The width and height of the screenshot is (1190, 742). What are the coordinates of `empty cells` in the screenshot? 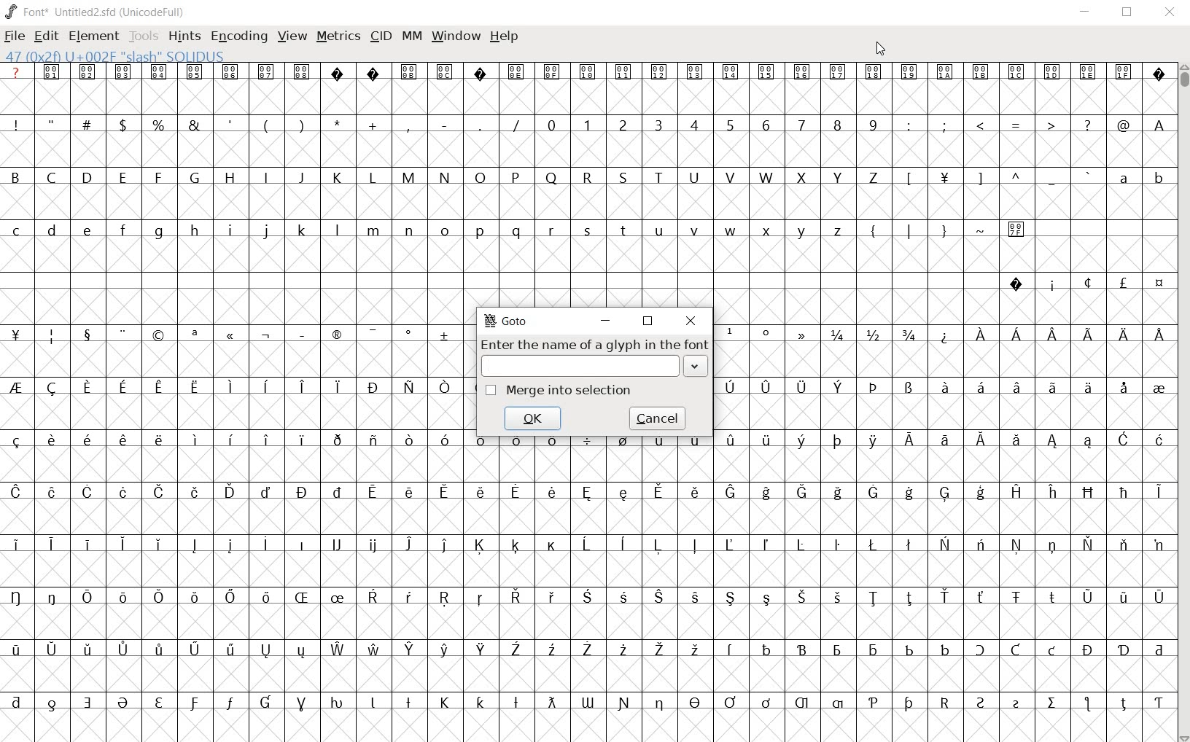 It's located at (588, 724).